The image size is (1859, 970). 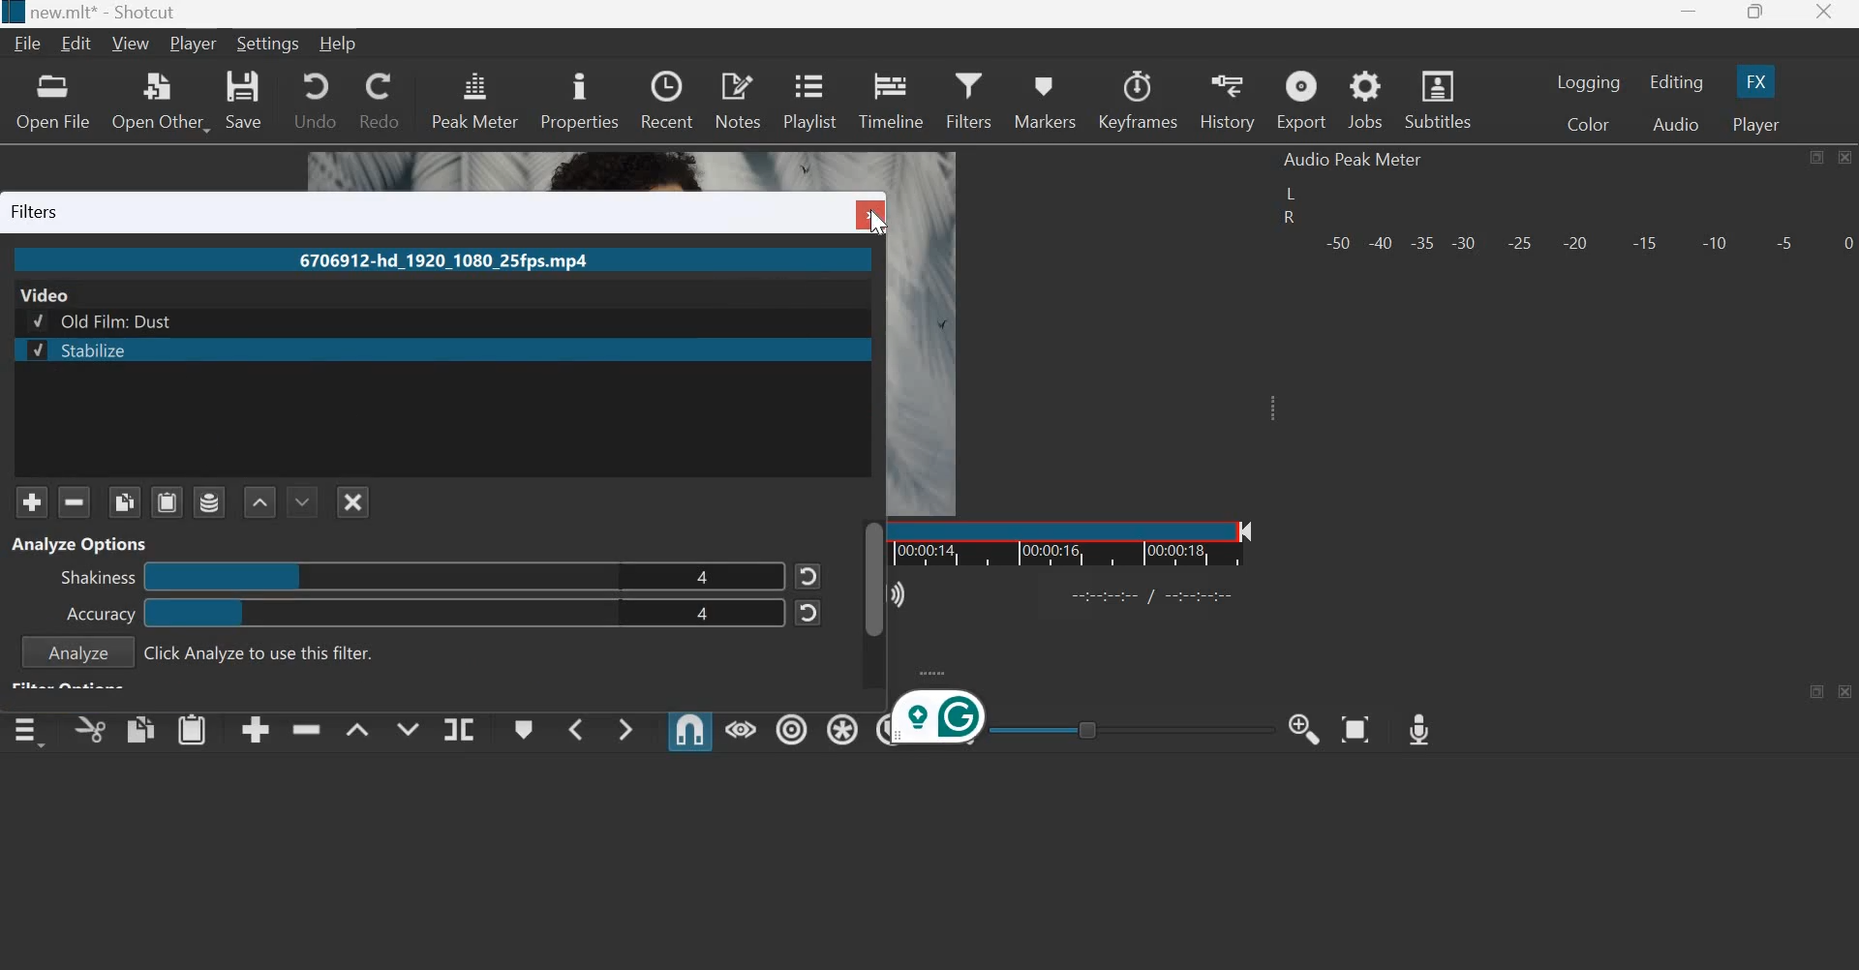 I want to click on expand, so click(x=942, y=673).